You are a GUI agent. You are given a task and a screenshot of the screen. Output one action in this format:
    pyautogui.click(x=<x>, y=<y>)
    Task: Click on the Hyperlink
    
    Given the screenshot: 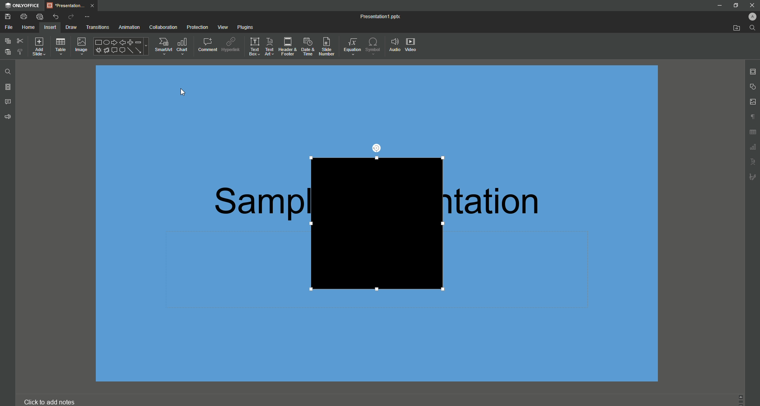 What is the action you would take?
    pyautogui.click(x=230, y=44)
    